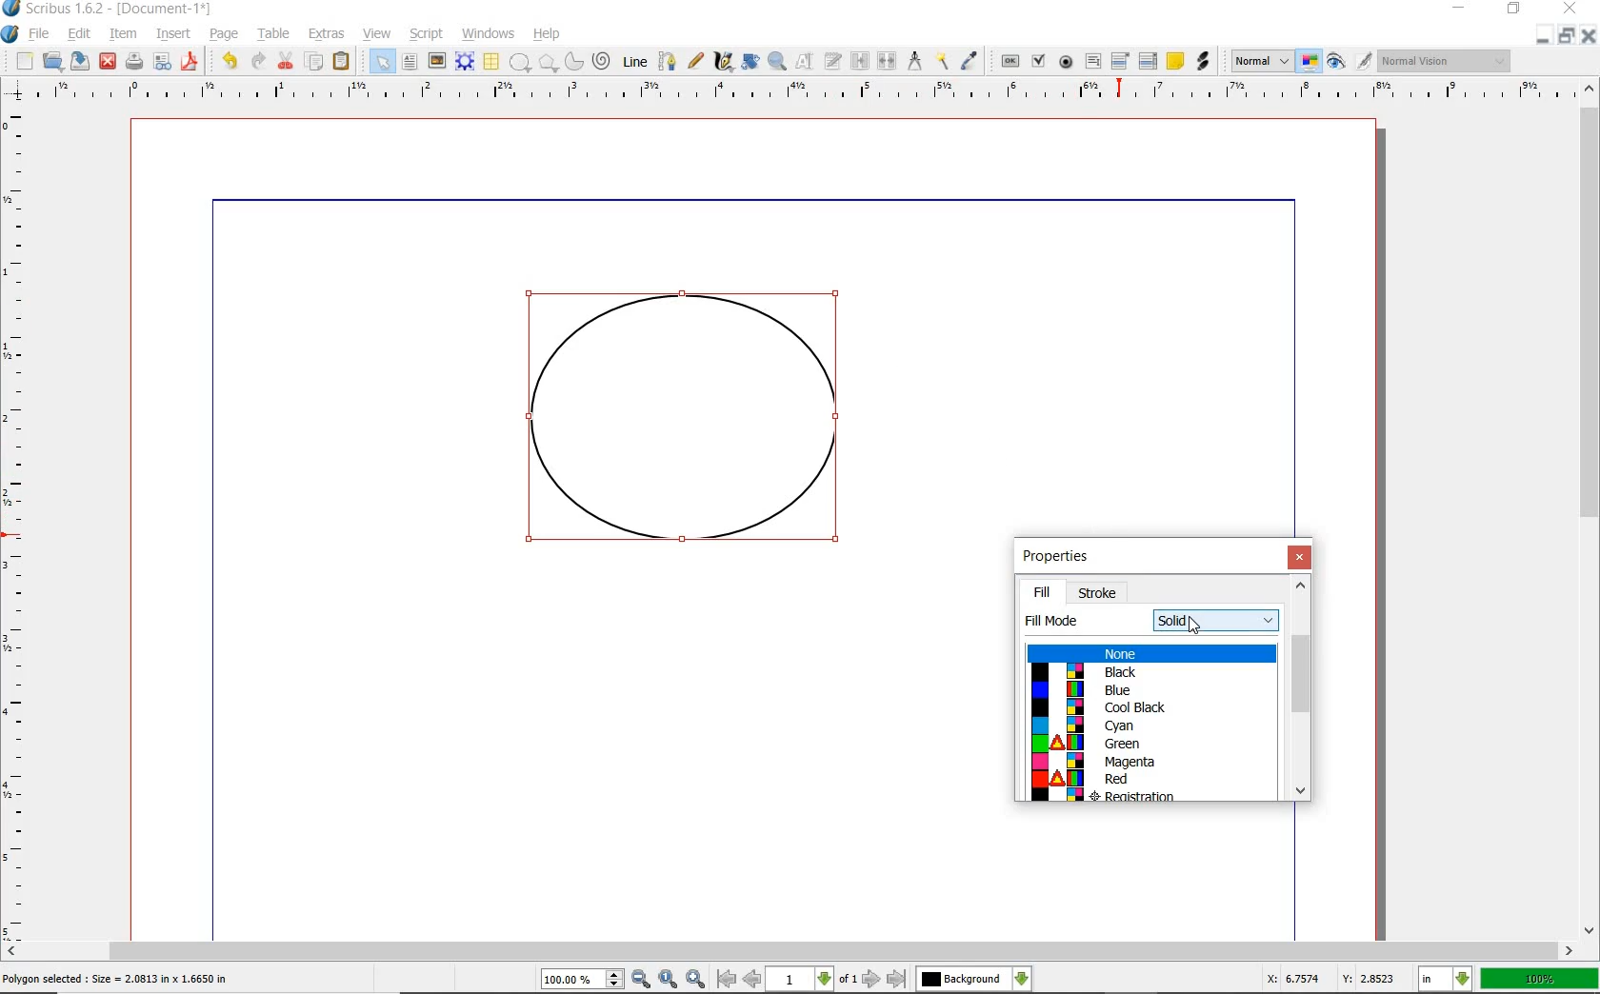 Image resolution: width=1600 pixels, height=994 pixels. I want to click on BEZIER CURVE, so click(668, 61).